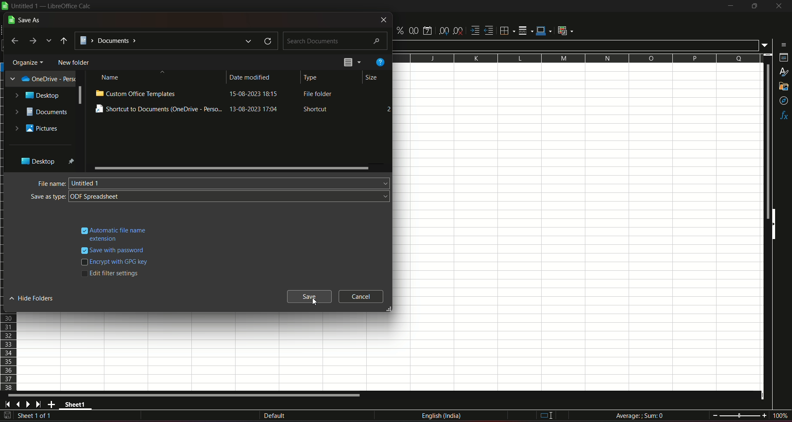 This screenshot has height=422, width=792. What do you see at coordinates (53, 7) in the screenshot?
I see `untitled 1- libreoffice calc` at bounding box center [53, 7].